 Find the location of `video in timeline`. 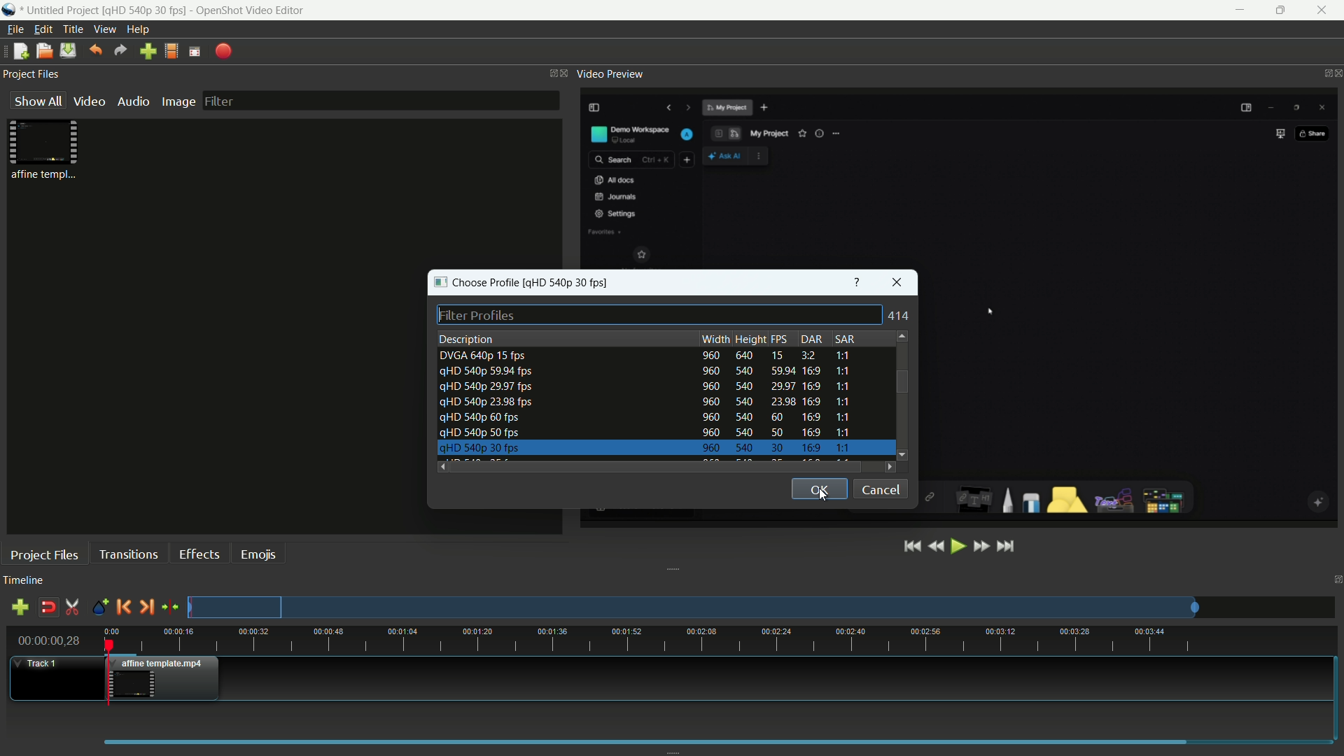

video in timeline is located at coordinates (167, 678).